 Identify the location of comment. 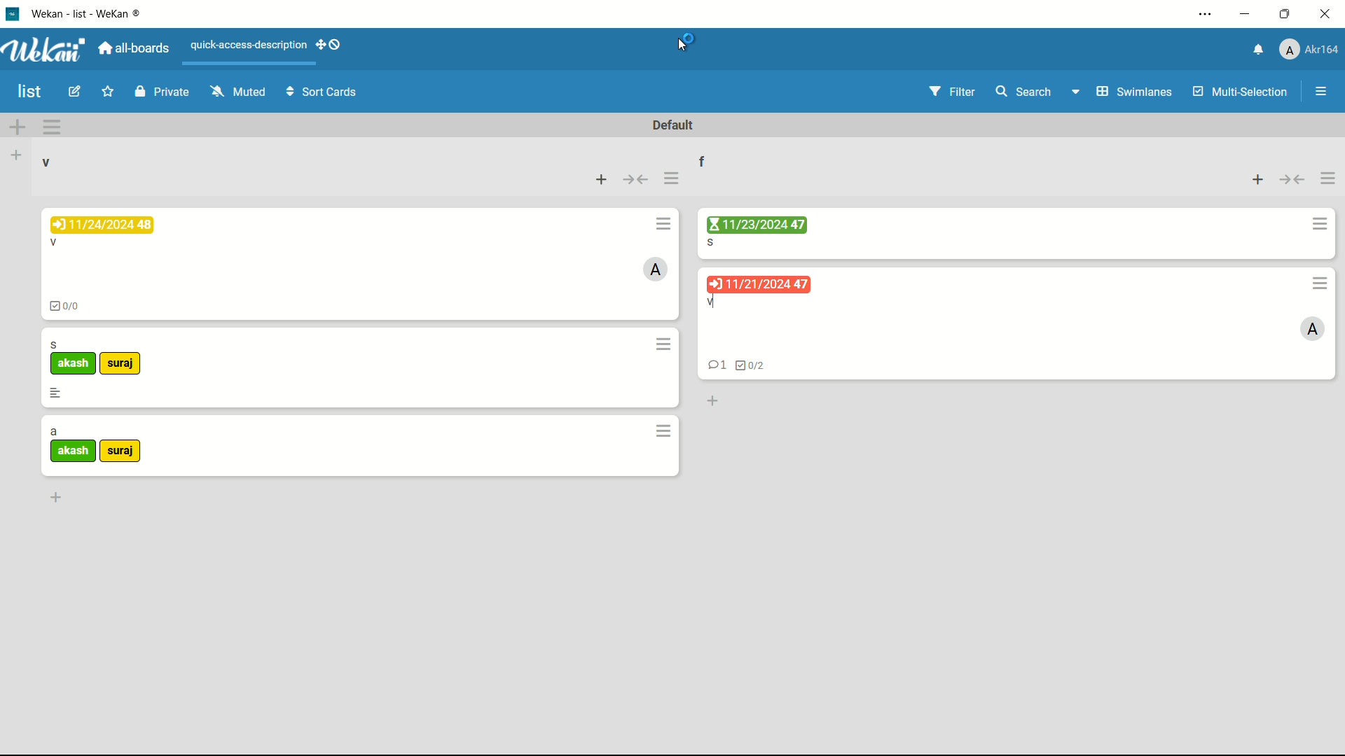
(717, 364).